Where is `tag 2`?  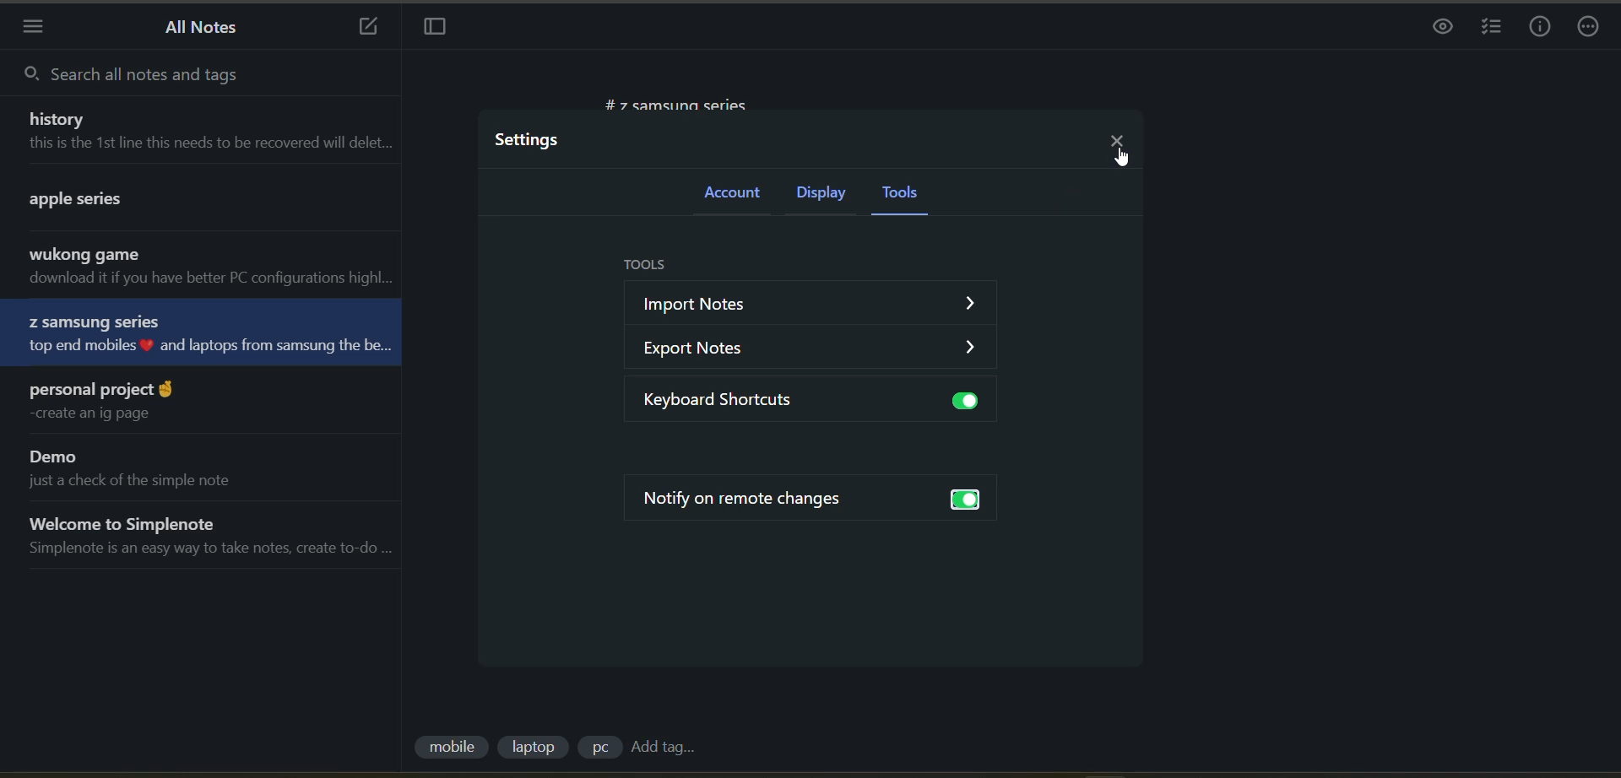
tag 2 is located at coordinates (534, 748).